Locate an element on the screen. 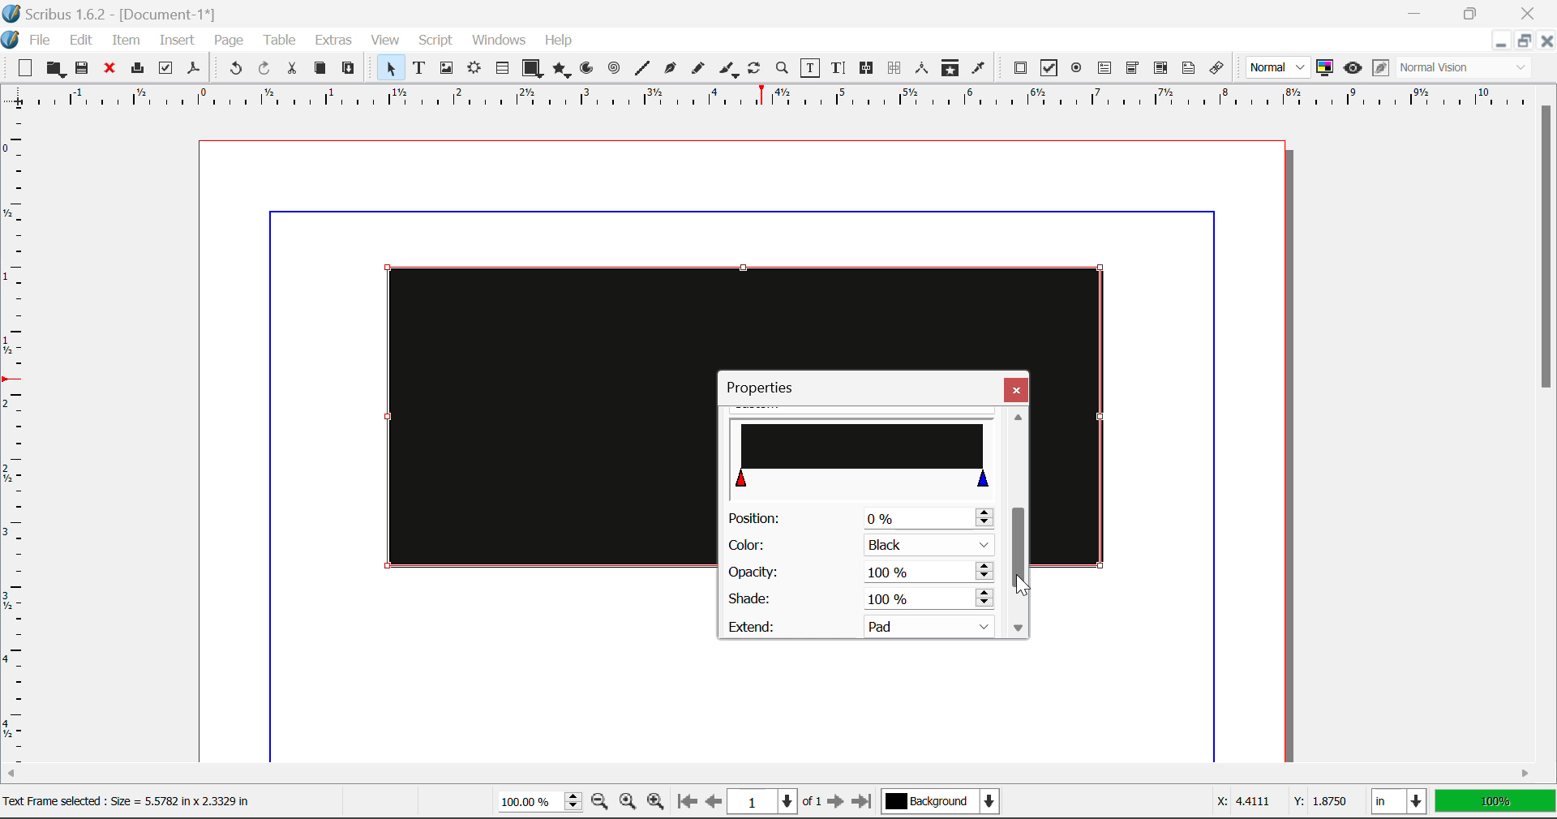  Edit is located at coordinates (81, 41).